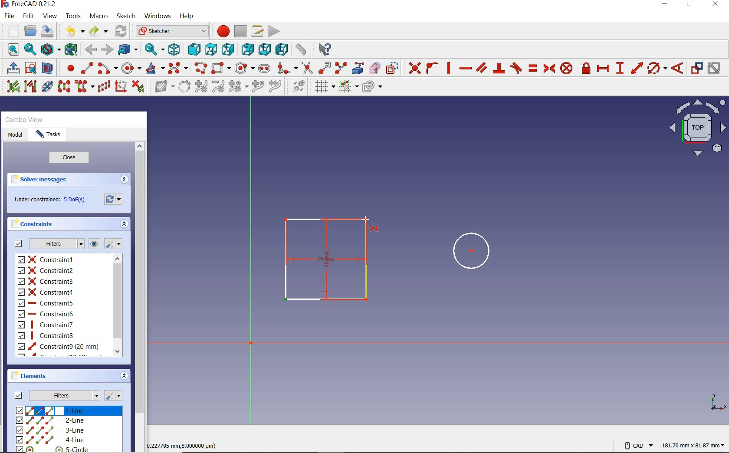 This screenshot has height=453, width=729. What do you see at coordinates (49, 440) in the screenshot?
I see `4-LINE` at bounding box center [49, 440].